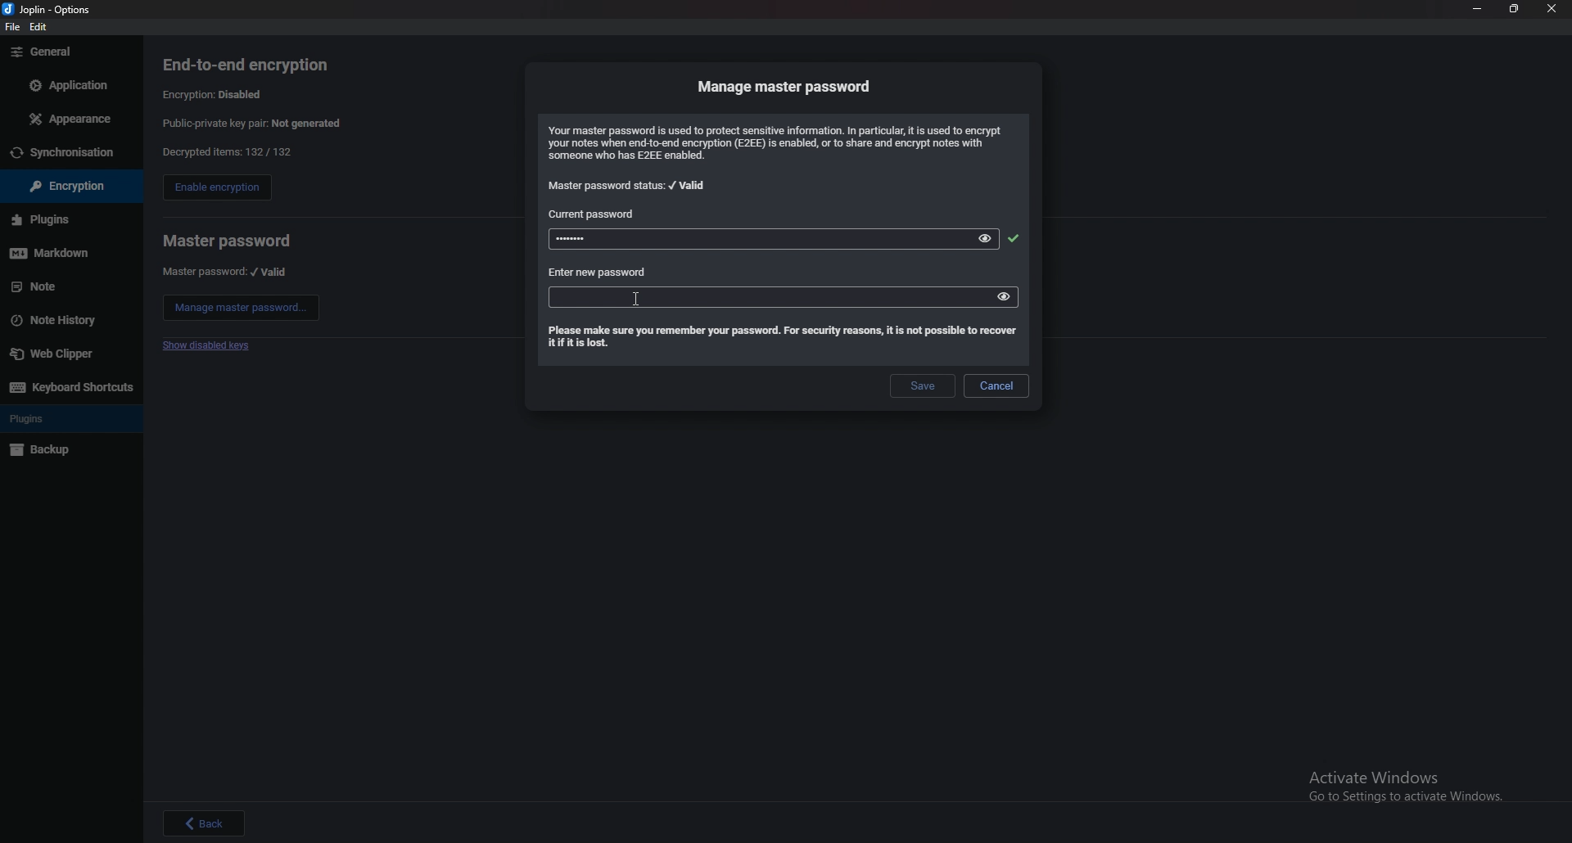 This screenshot has height=843, width=1572. What do you see at coordinates (780, 142) in the screenshot?
I see `info` at bounding box center [780, 142].